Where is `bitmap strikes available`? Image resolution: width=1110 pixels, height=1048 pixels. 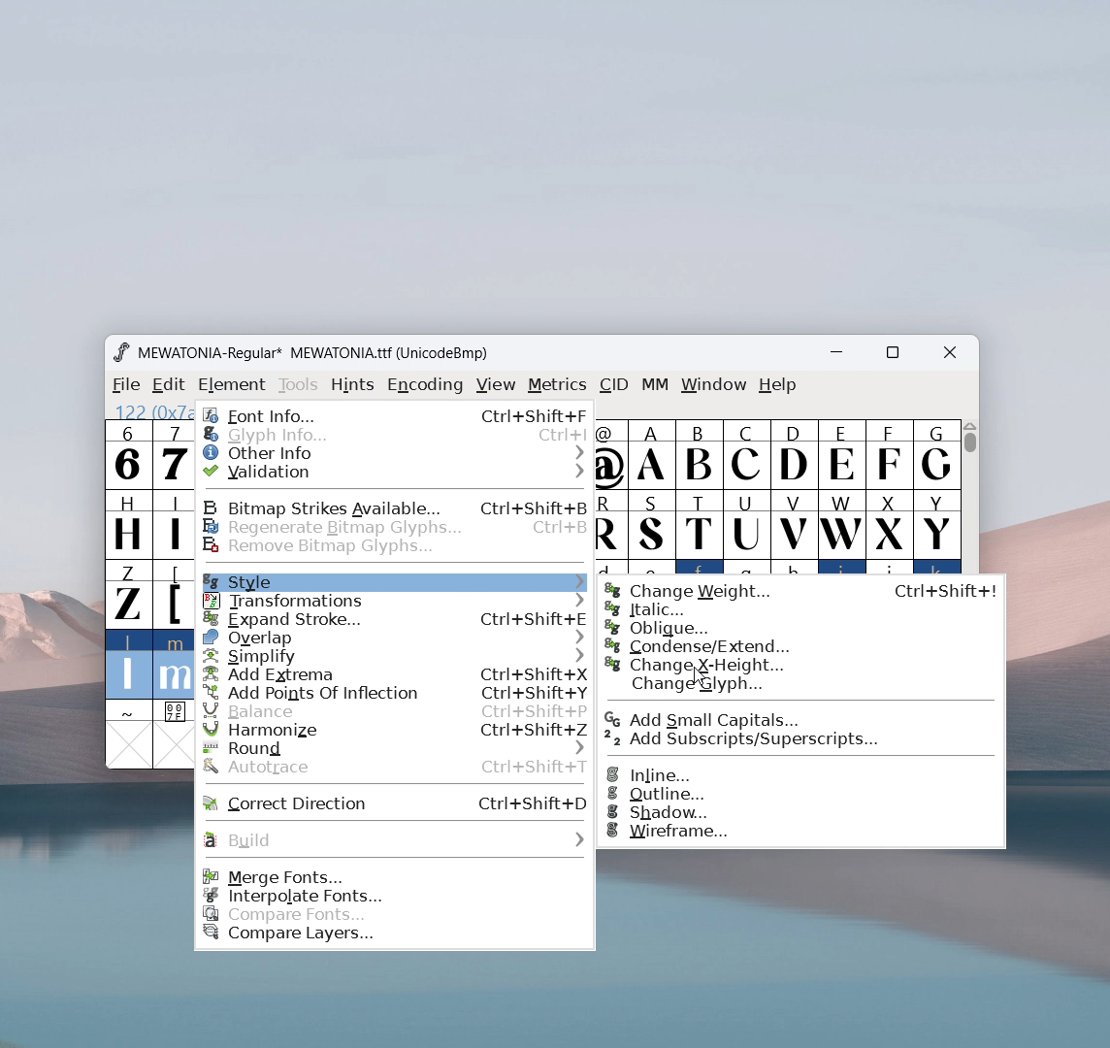
bitmap strikes available is located at coordinates (395, 507).